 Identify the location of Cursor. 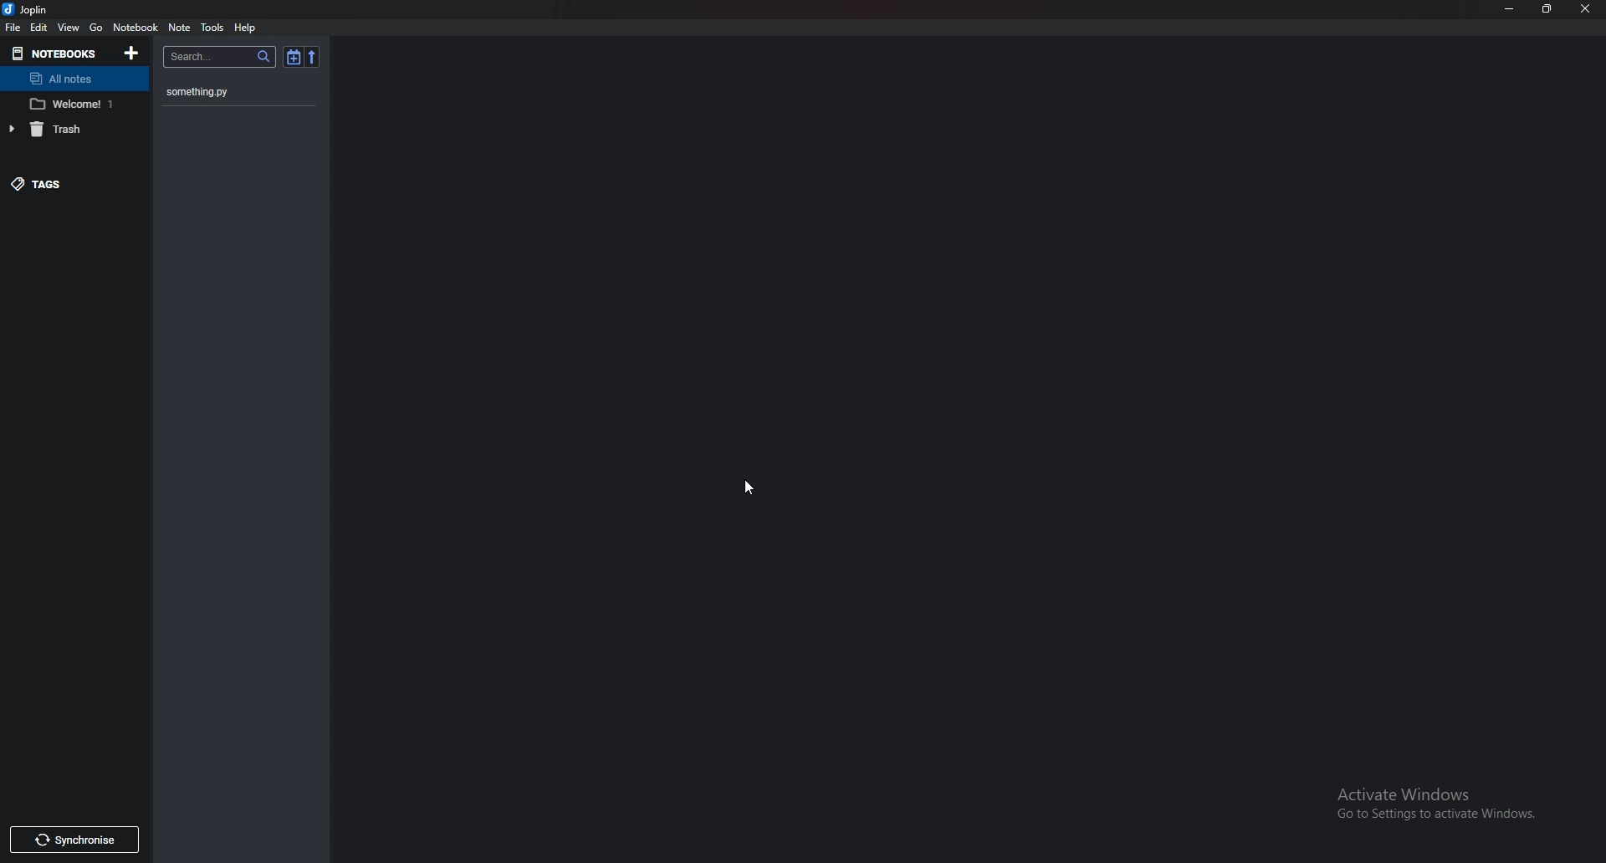
(746, 488).